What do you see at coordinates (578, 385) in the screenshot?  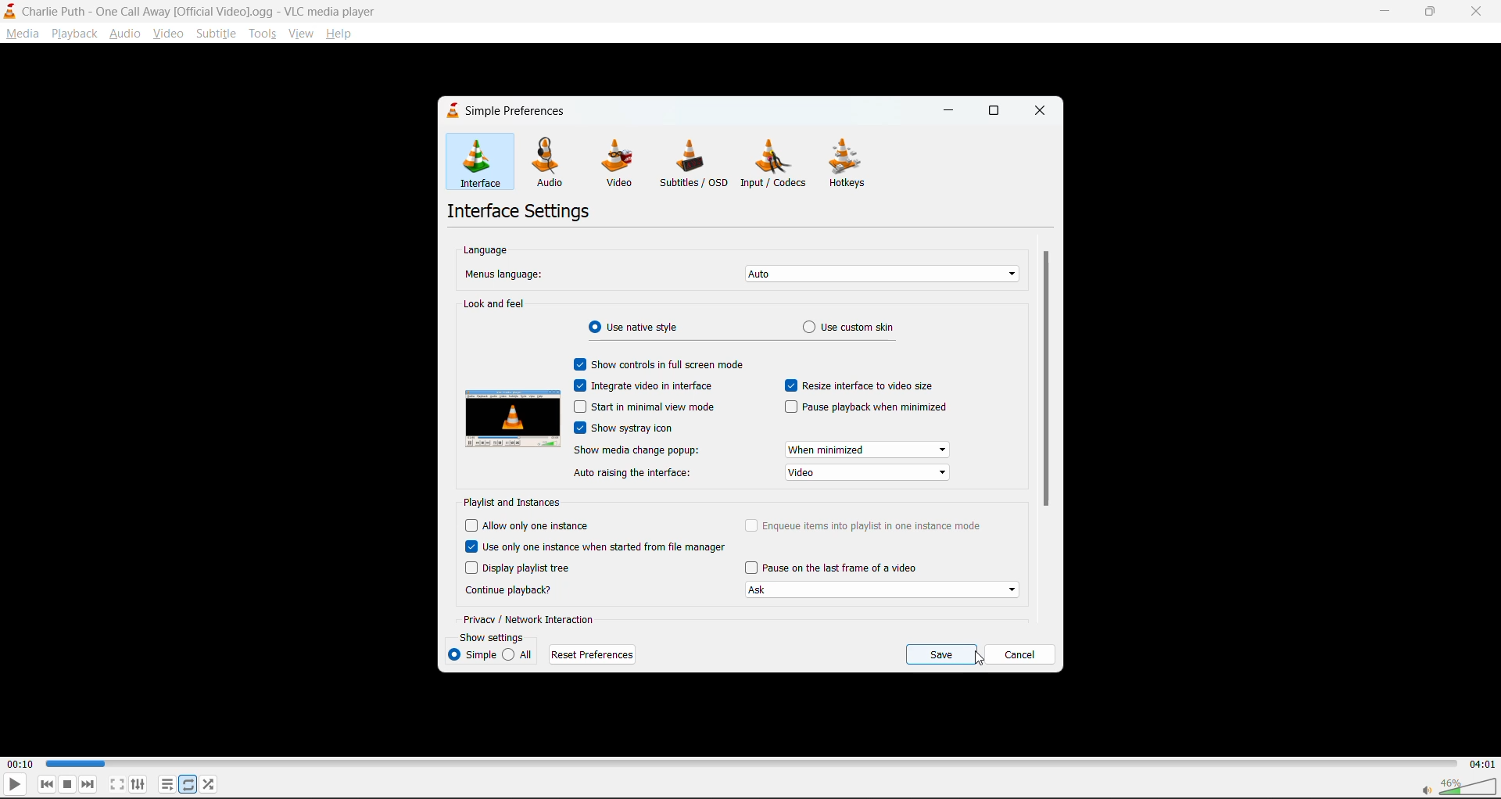 I see `Checbox` at bounding box center [578, 385].